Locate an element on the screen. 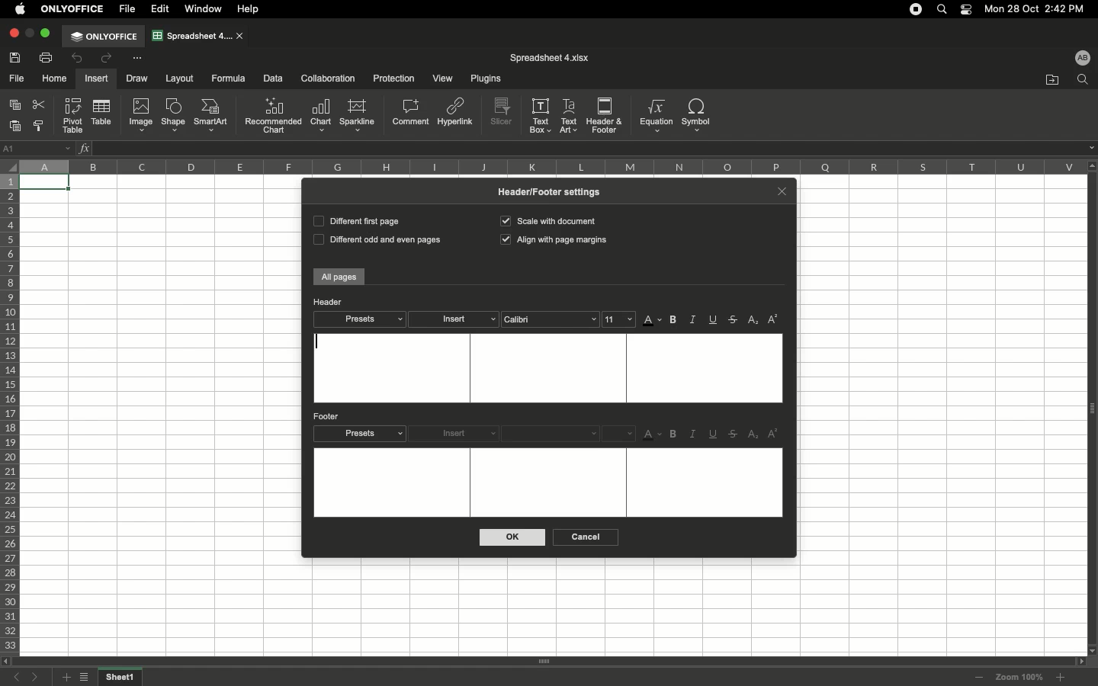  Pivot table is located at coordinates (74, 115).